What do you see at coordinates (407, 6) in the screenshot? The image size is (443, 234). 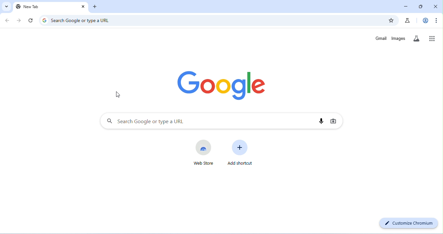 I see `minimize` at bounding box center [407, 6].